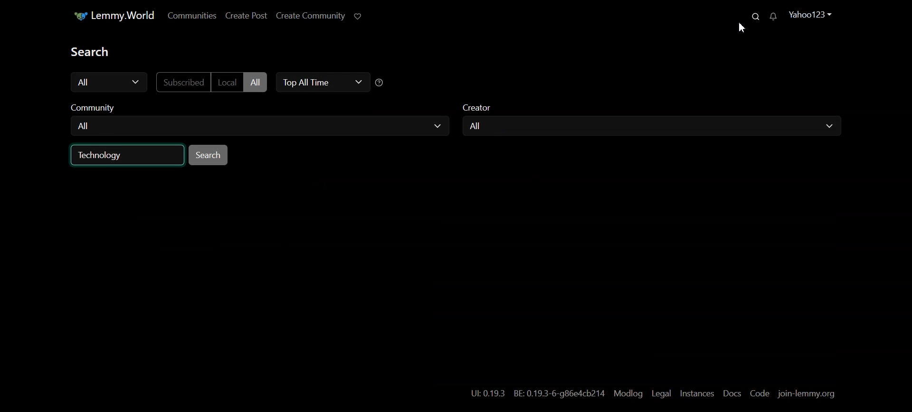 The image size is (912, 412). Describe the element at coordinates (89, 51) in the screenshot. I see `Text` at that location.